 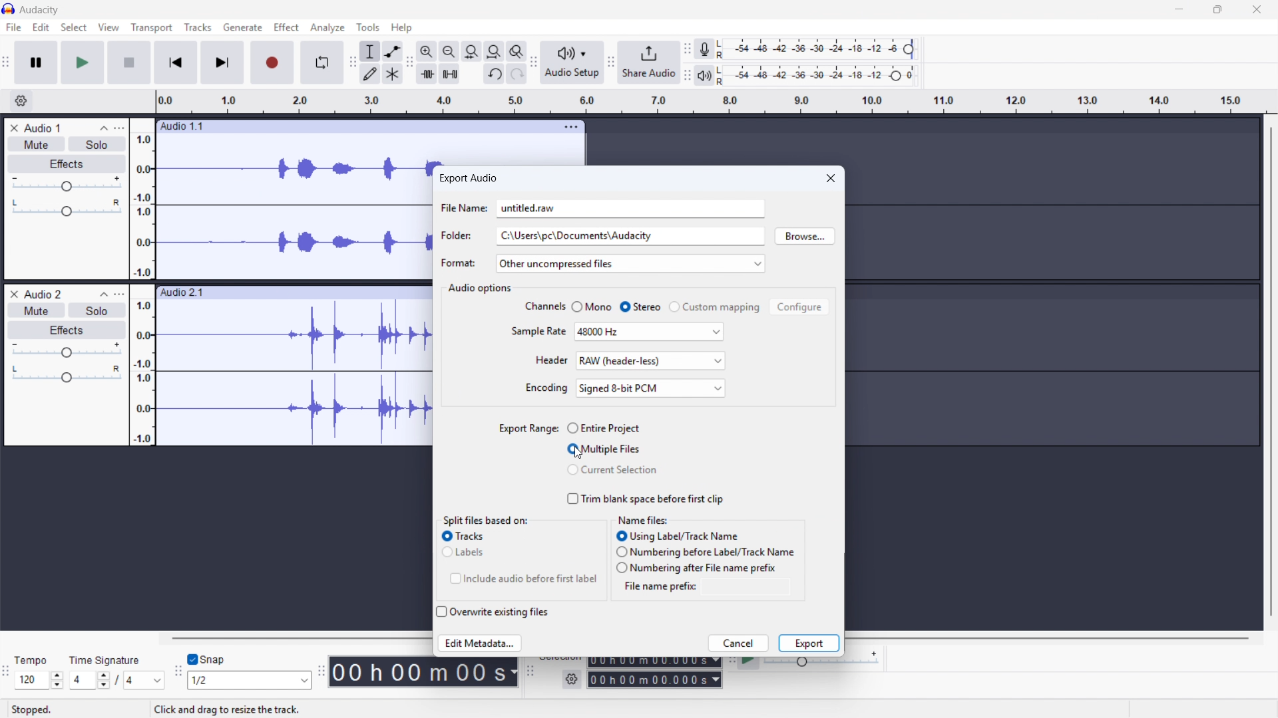 What do you see at coordinates (630, 263) in the screenshot?
I see `Save format ` at bounding box center [630, 263].